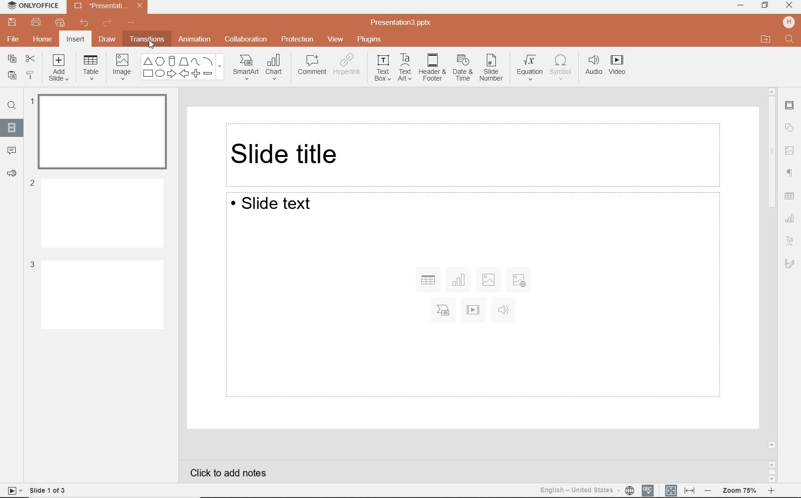  Describe the element at coordinates (740, 490) in the screenshot. I see `zoom` at that location.